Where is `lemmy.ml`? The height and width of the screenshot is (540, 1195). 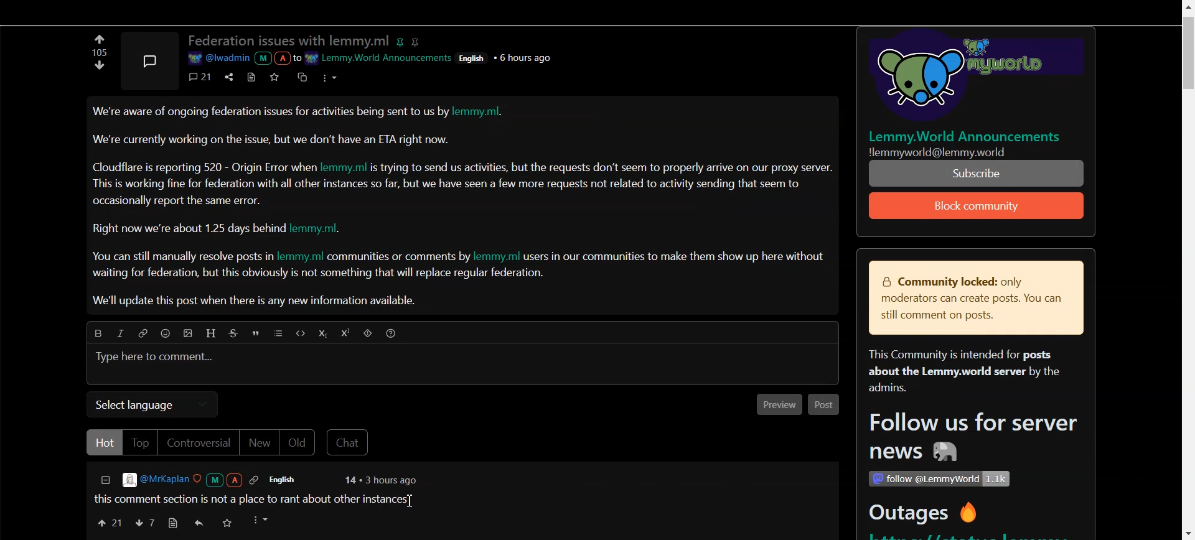
lemmy.ml is located at coordinates (498, 256).